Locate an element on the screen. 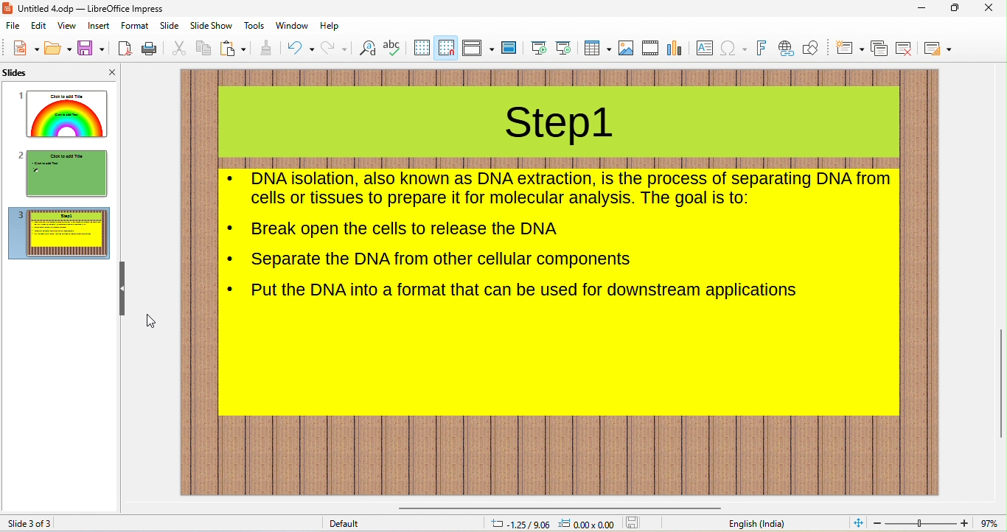 Image resolution: width=1007 pixels, height=532 pixels. export pdf is located at coordinates (125, 49).